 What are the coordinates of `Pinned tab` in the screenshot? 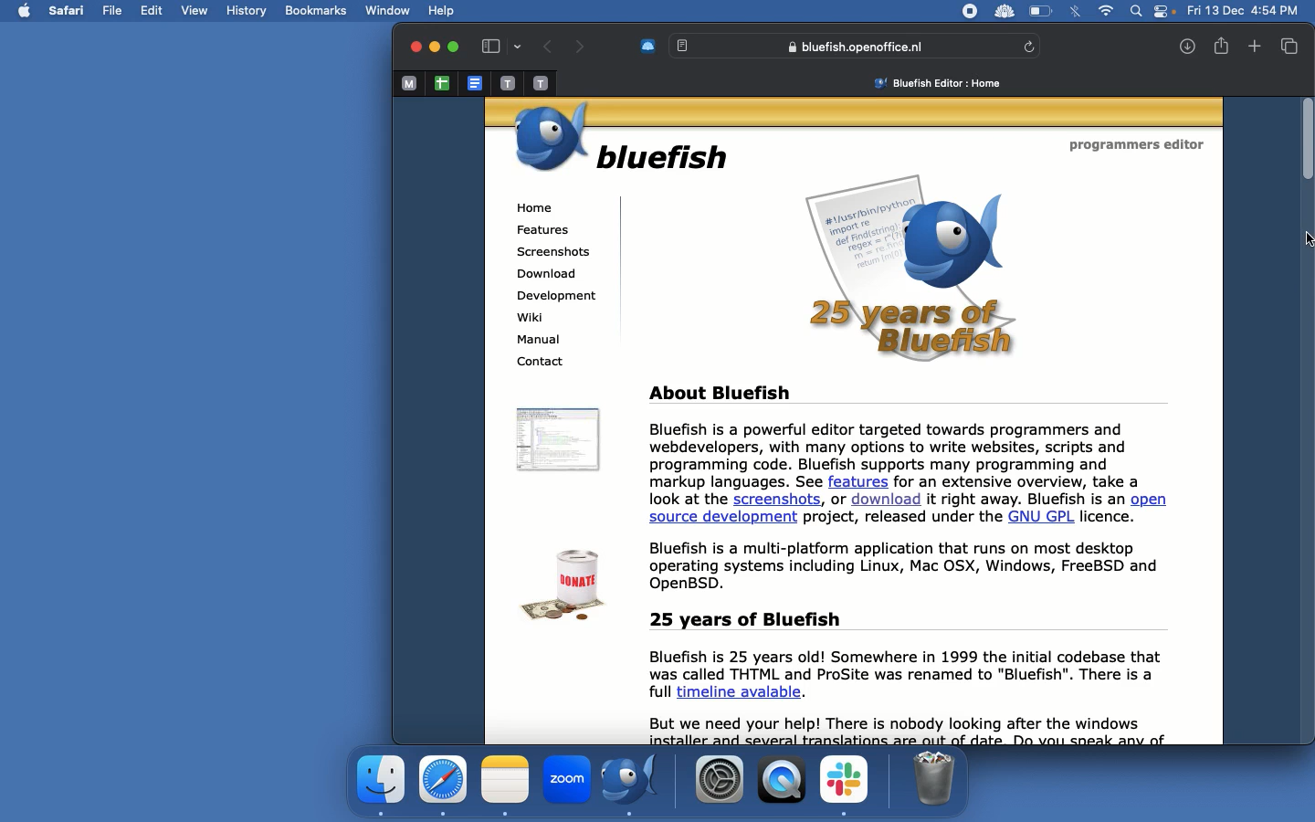 It's located at (541, 82).